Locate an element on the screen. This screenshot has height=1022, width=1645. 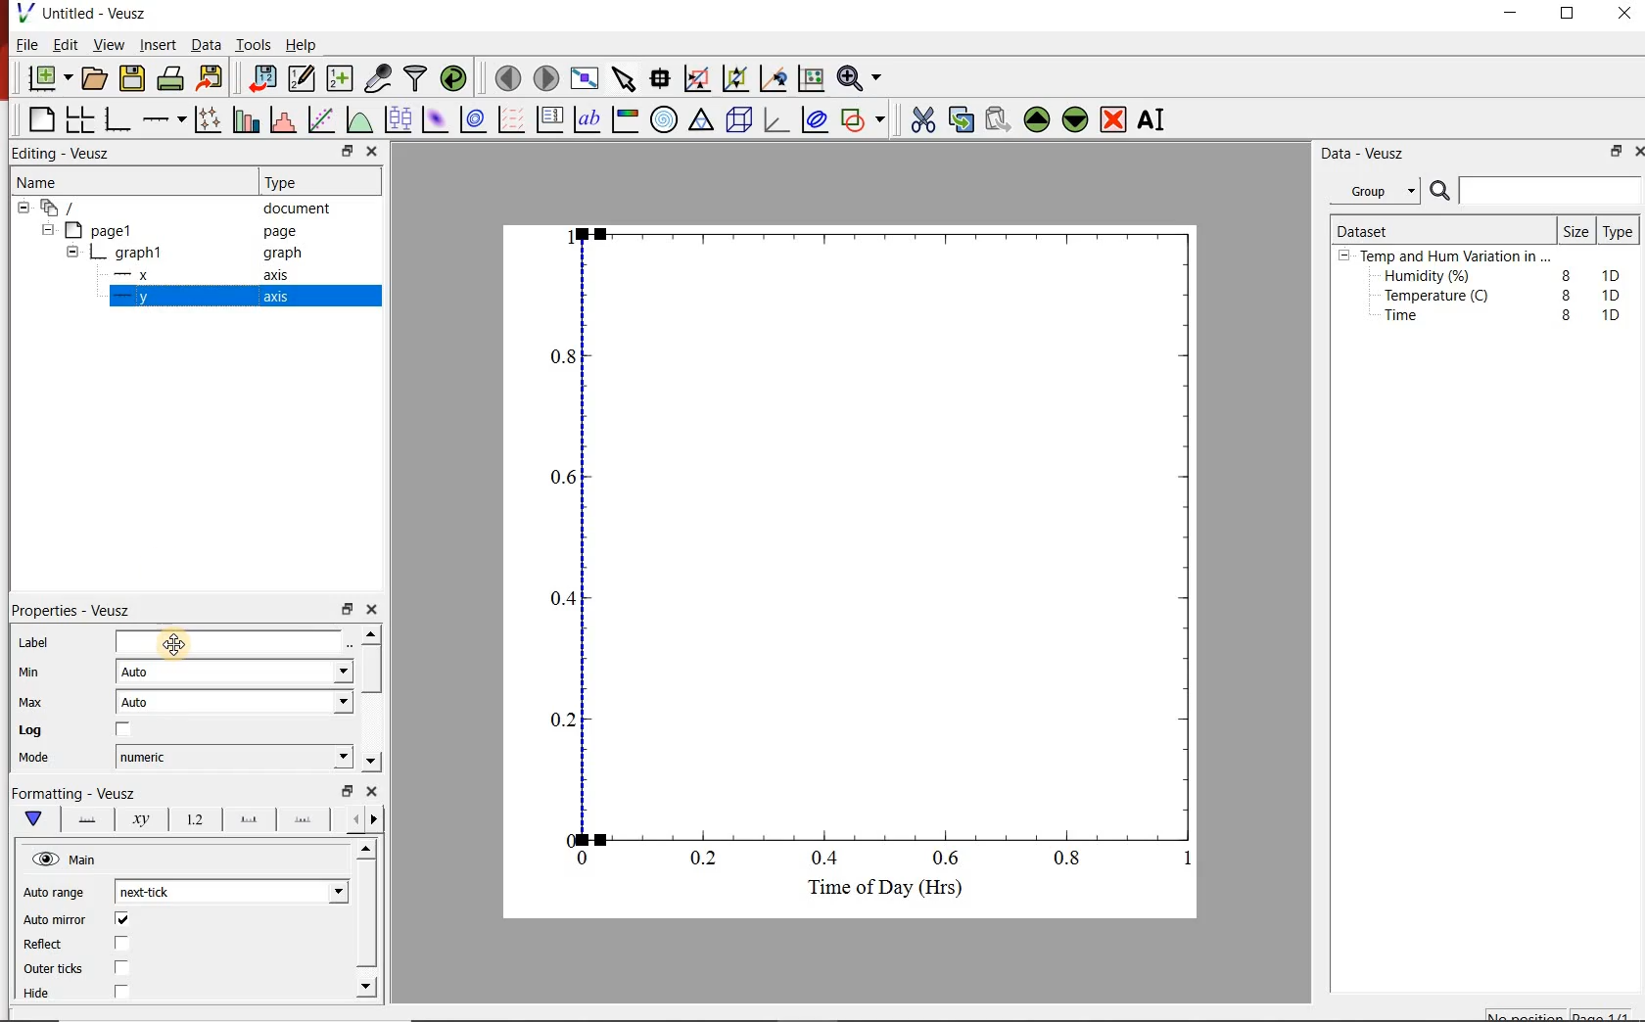
document widget is located at coordinates (70, 209).